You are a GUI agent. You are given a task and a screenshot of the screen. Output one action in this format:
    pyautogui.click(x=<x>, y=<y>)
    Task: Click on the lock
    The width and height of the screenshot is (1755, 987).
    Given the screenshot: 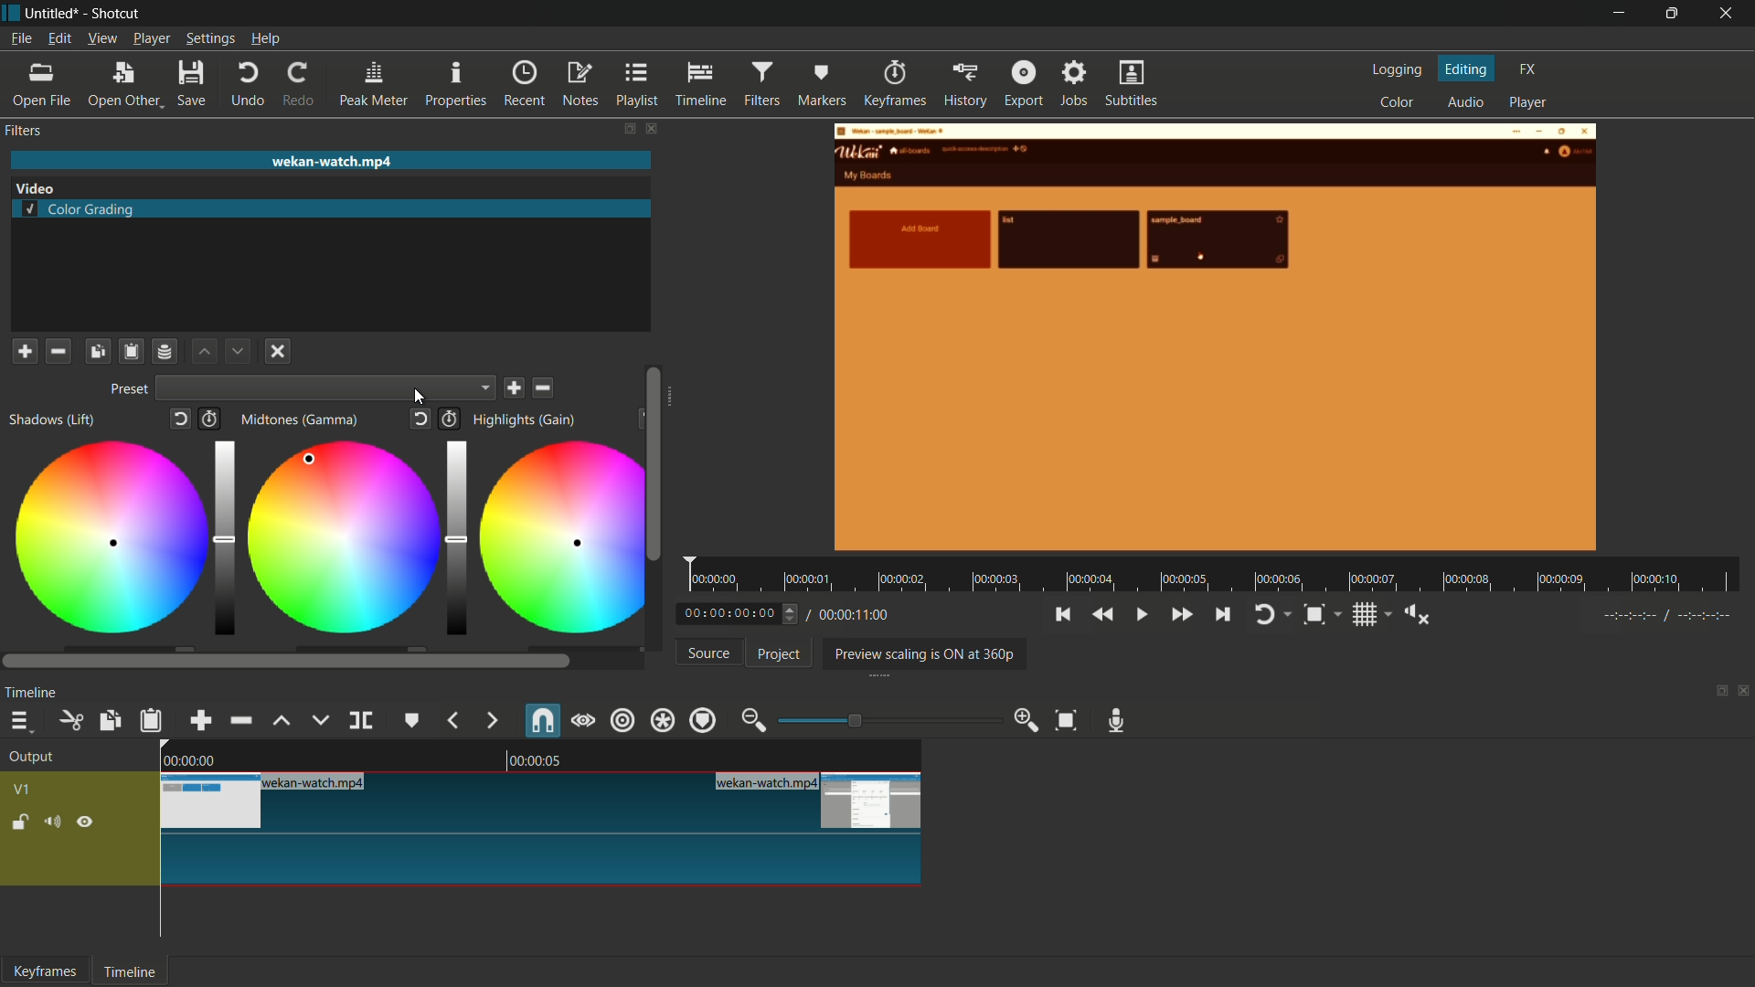 What is the action you would take?
    pyautogui.click(x=21, y=824)
    